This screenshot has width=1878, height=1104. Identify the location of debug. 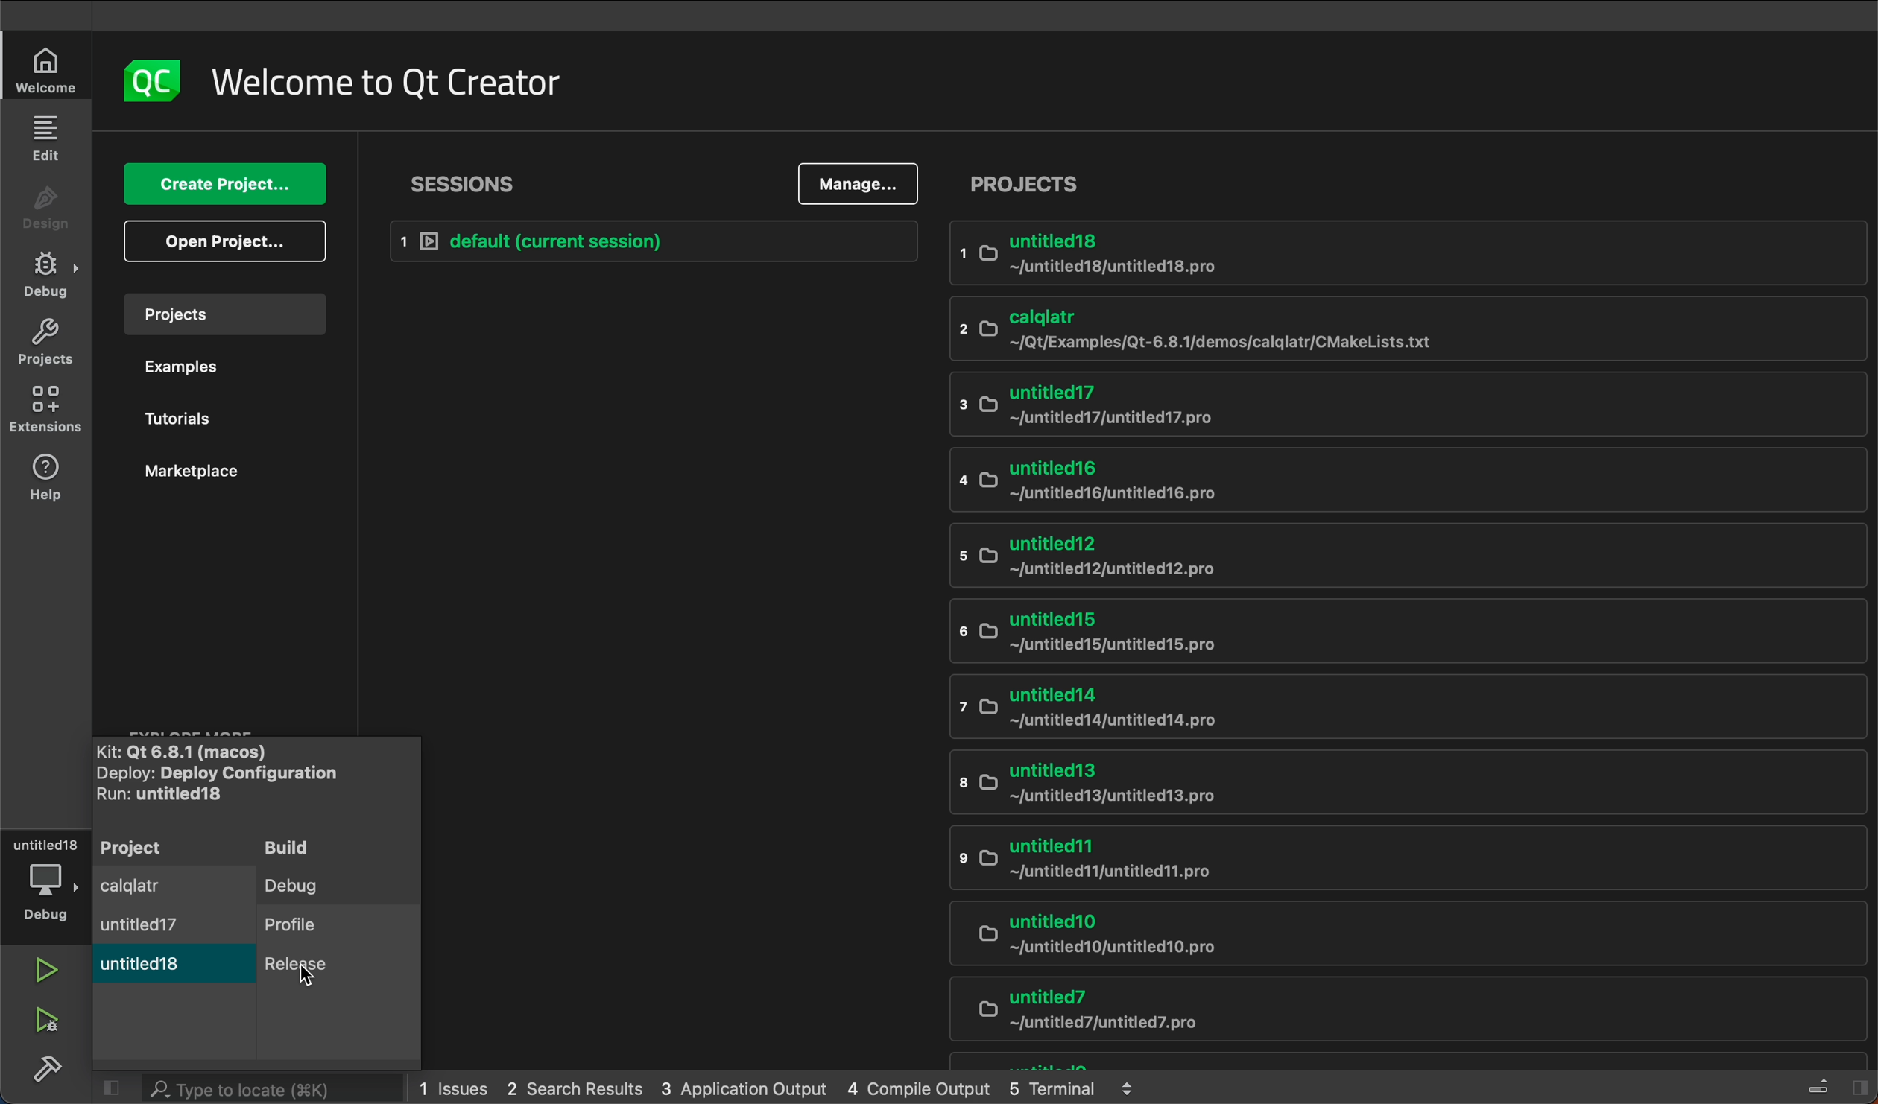
(319, 884).